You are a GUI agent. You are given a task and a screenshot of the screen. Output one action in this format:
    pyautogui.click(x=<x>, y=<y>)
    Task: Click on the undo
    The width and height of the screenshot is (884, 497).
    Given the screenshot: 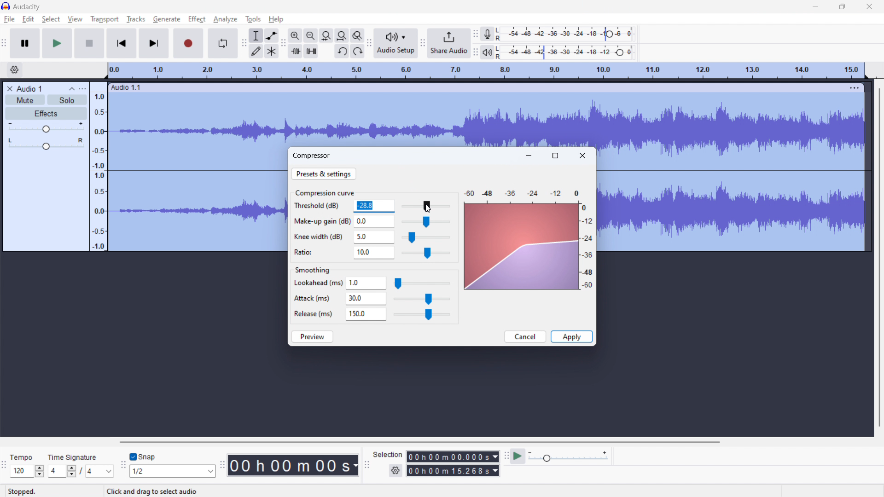 What is the action you would take?
    pyautogui.click(x=342, y=51)
    